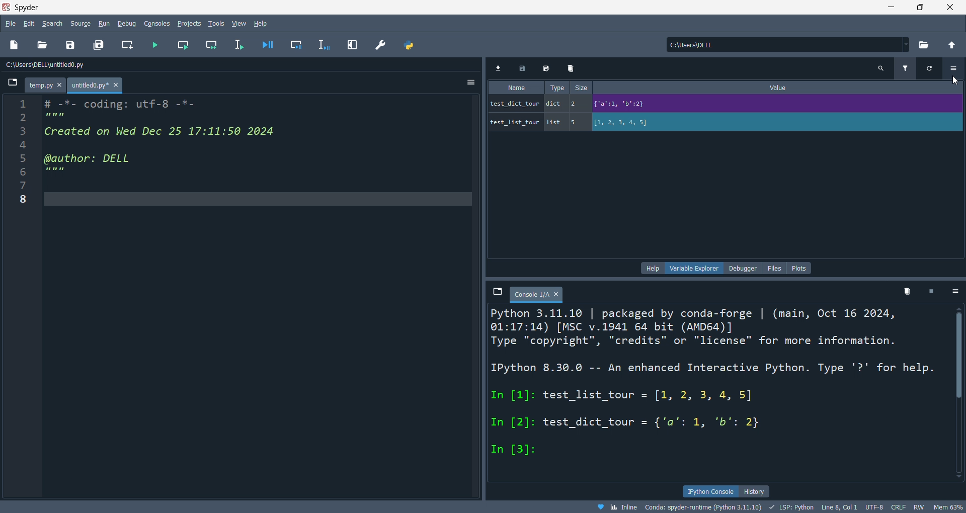 Image resolution: width=966 pixels, height=513 pixels. What do you see at coordinates (80, 23) in the screenshot?
I see `source` at bounding box center [80, 23].